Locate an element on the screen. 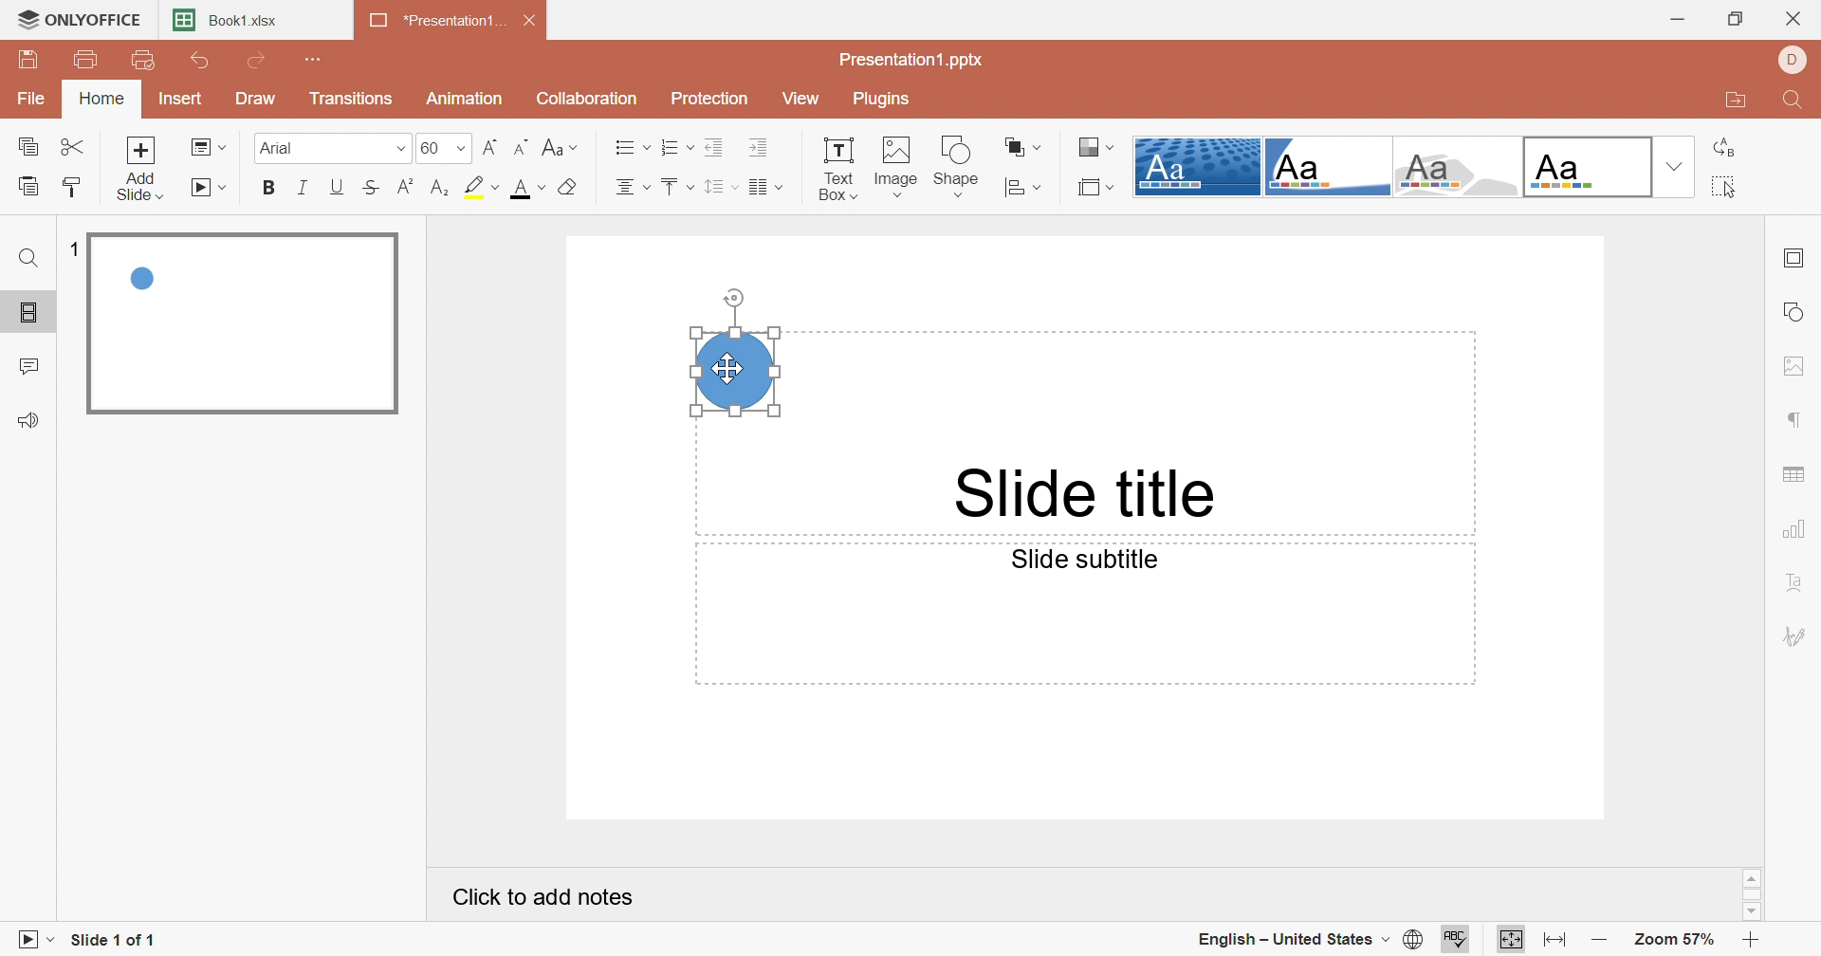 This screenshot has height=956, width=1821. Shape settings is located at coordinates (1797, 311).